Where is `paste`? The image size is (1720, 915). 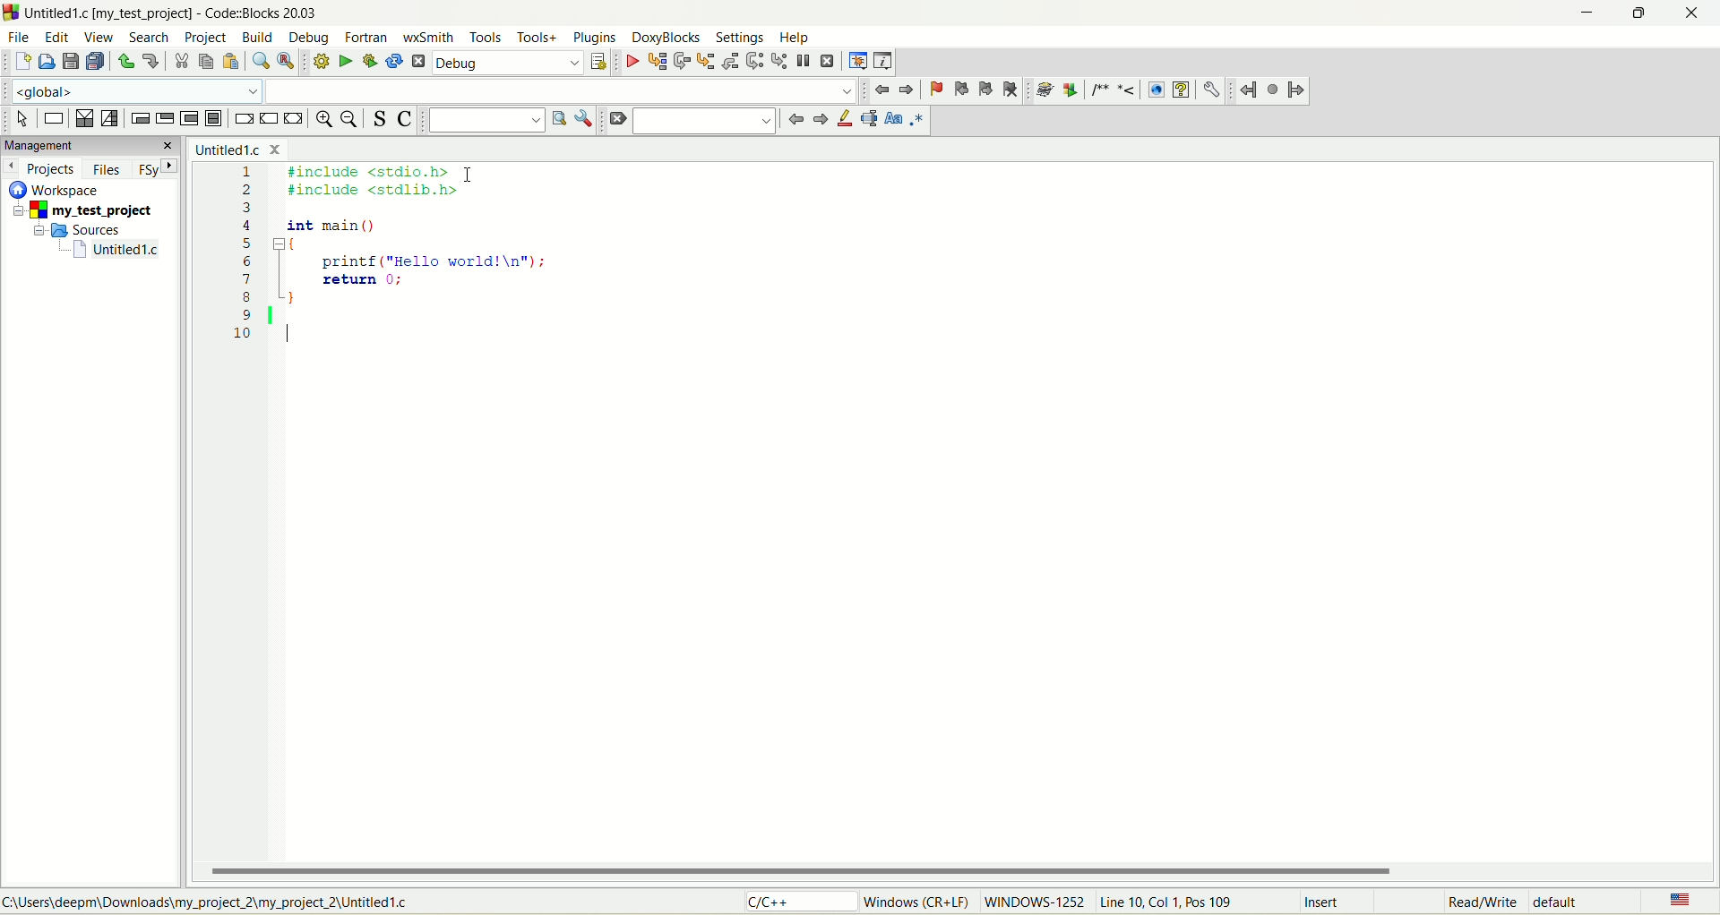 paste is located at coordinates (231, 61).